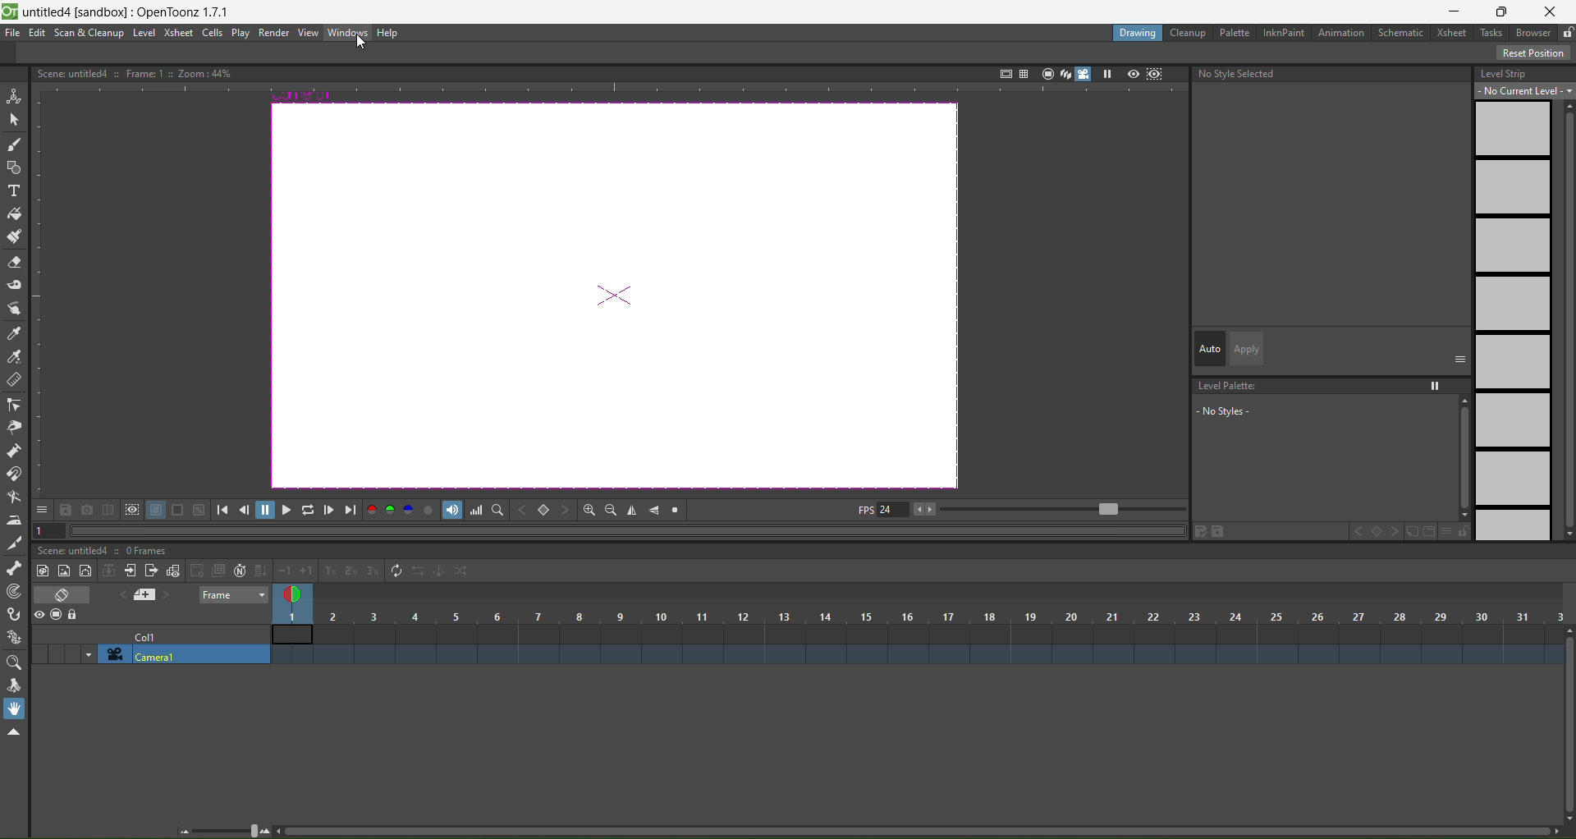 The image size is (1576, 839). I want to click on ruler tool, so click(12, 379).